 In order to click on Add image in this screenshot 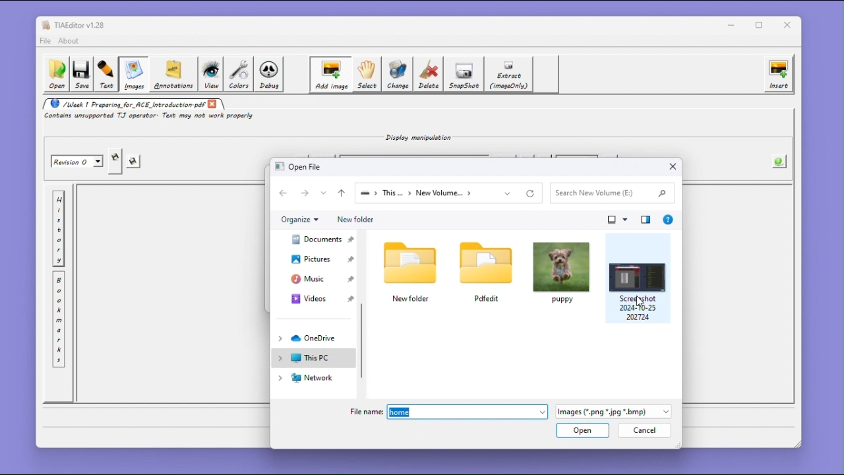, I will do `click(330, 75)`.